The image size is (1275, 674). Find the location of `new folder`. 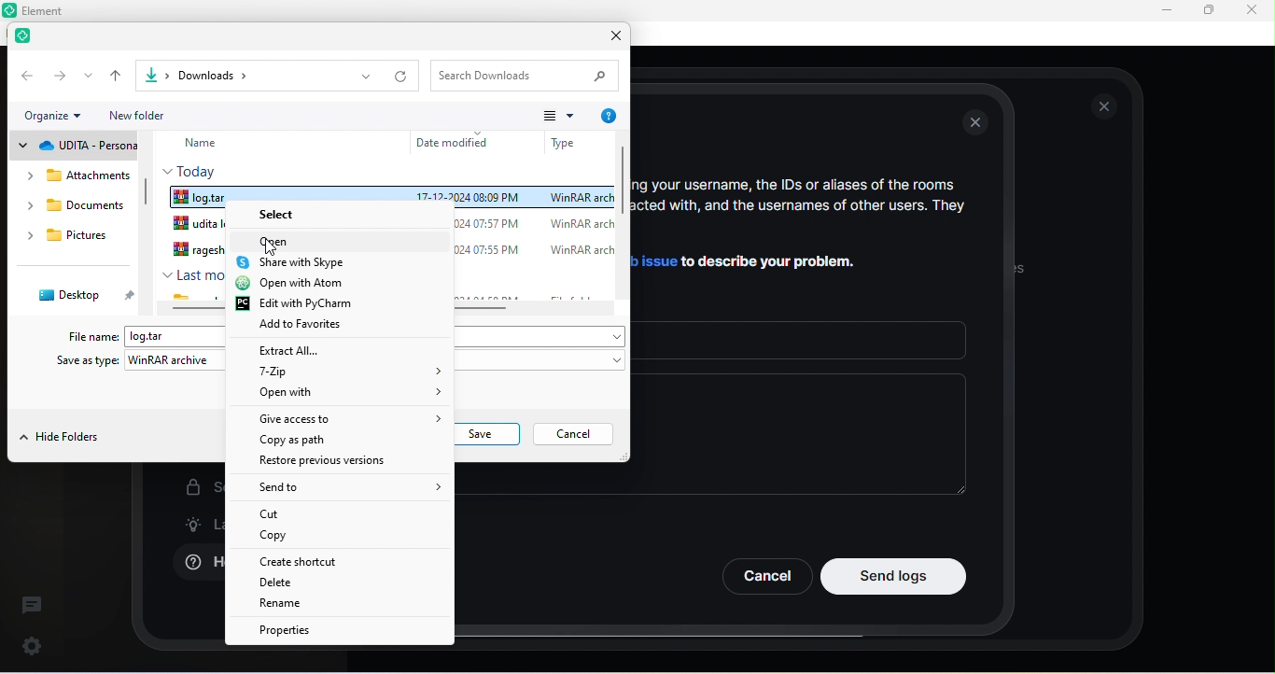

new folder is located at coordinates (150, 115).